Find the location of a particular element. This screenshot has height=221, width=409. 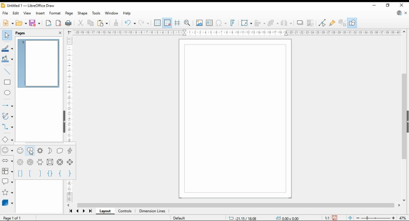

left bracket is located at coordinates (29, 173).